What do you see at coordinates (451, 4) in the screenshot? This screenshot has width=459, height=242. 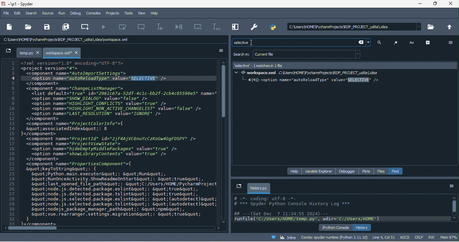 I see `close` at bounding box center [451, 4].